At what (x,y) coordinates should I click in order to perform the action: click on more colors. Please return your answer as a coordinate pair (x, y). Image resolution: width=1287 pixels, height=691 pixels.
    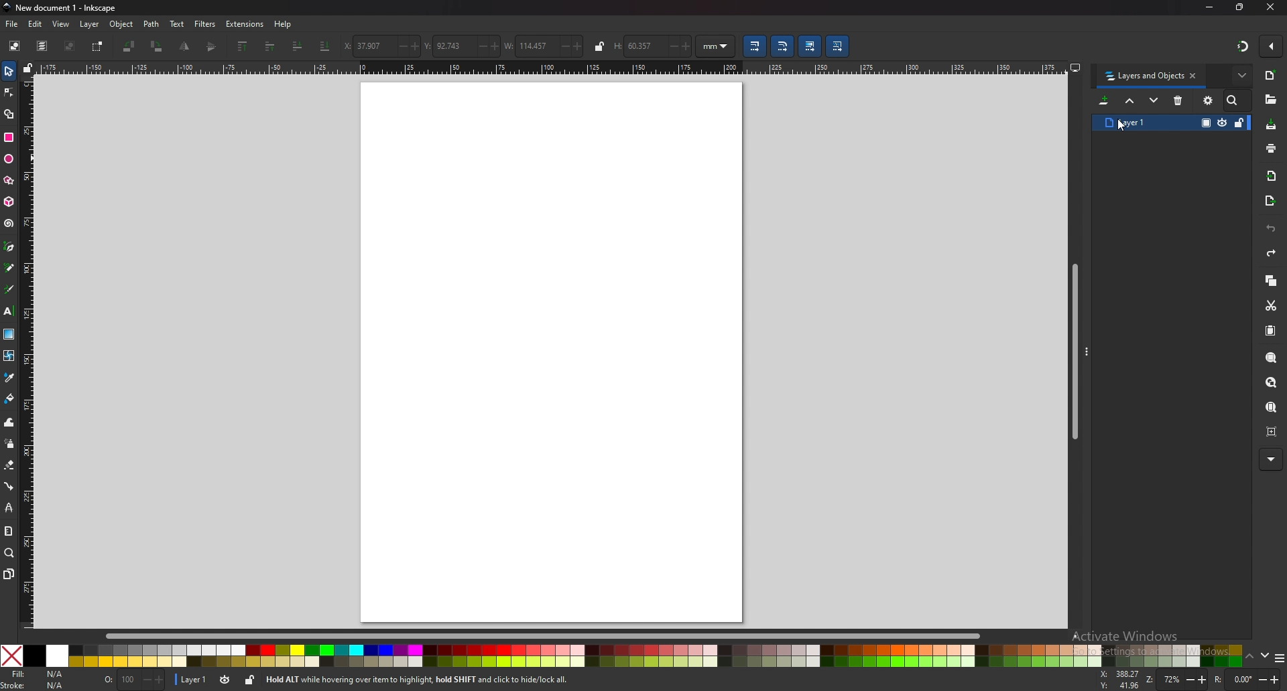
    Looking at the image, I should click on (1280, 658).